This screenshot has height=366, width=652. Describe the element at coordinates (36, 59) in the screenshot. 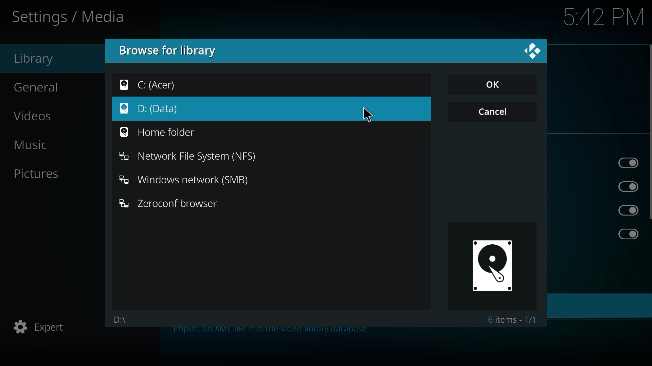

I see `library` at that location.